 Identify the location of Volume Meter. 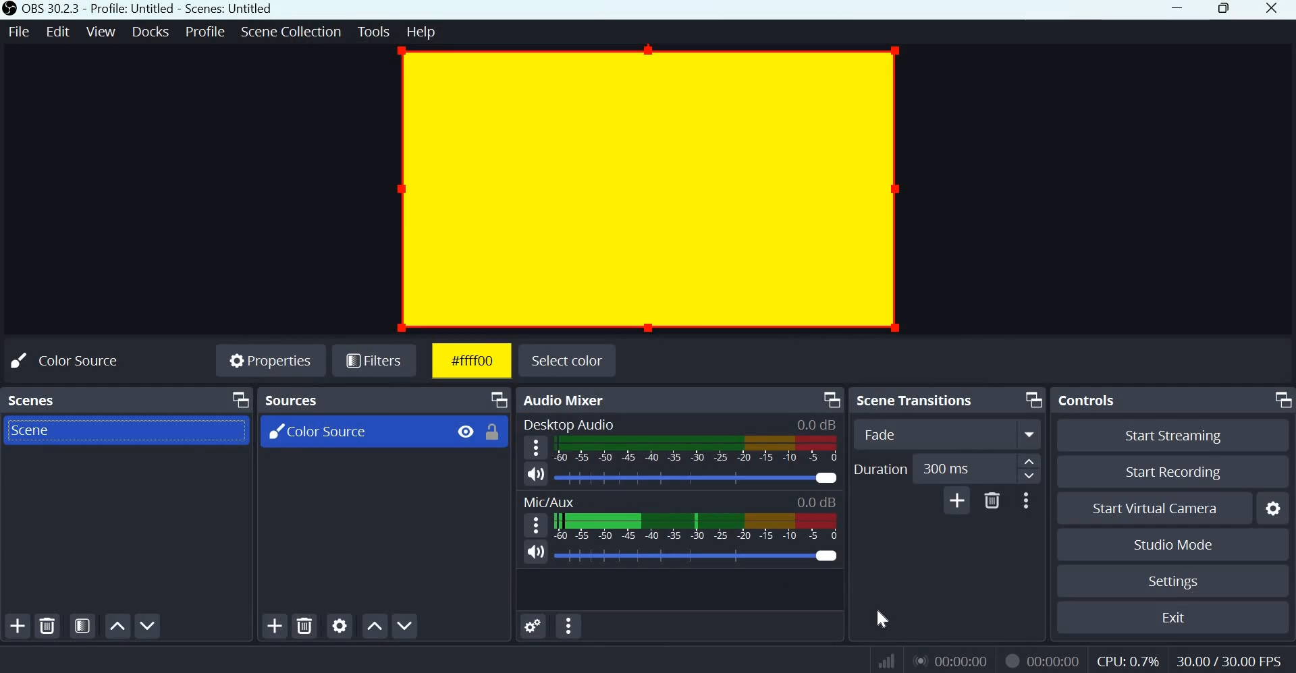
(695, 526).